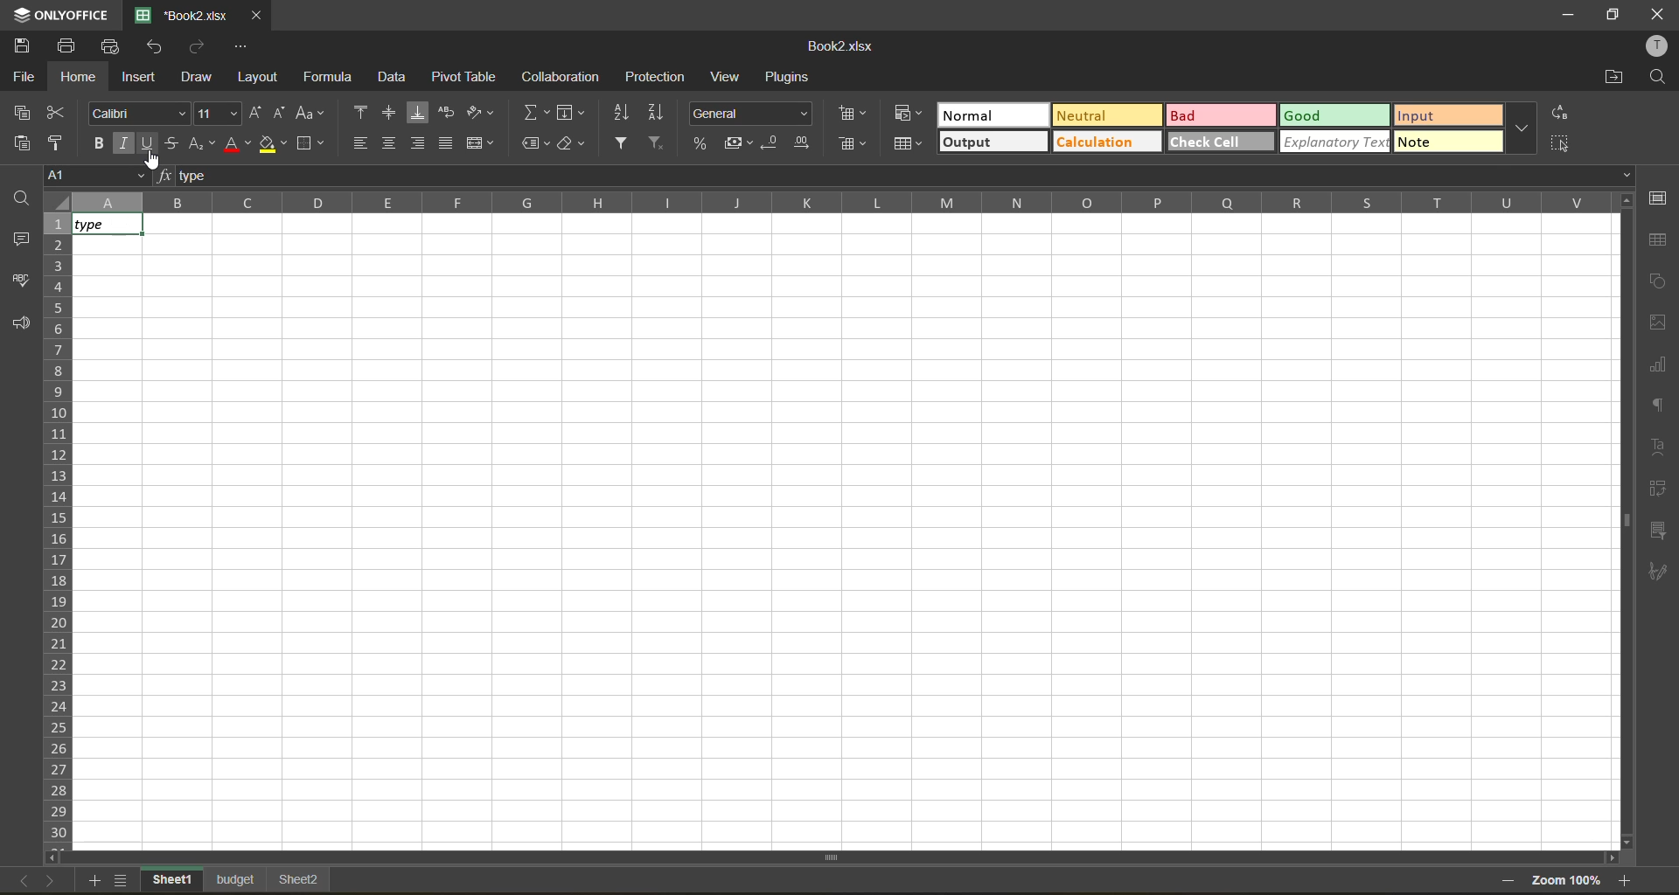  Describe the element at coordinates (17, 880) in the screenshot. I see `previous` at that location.